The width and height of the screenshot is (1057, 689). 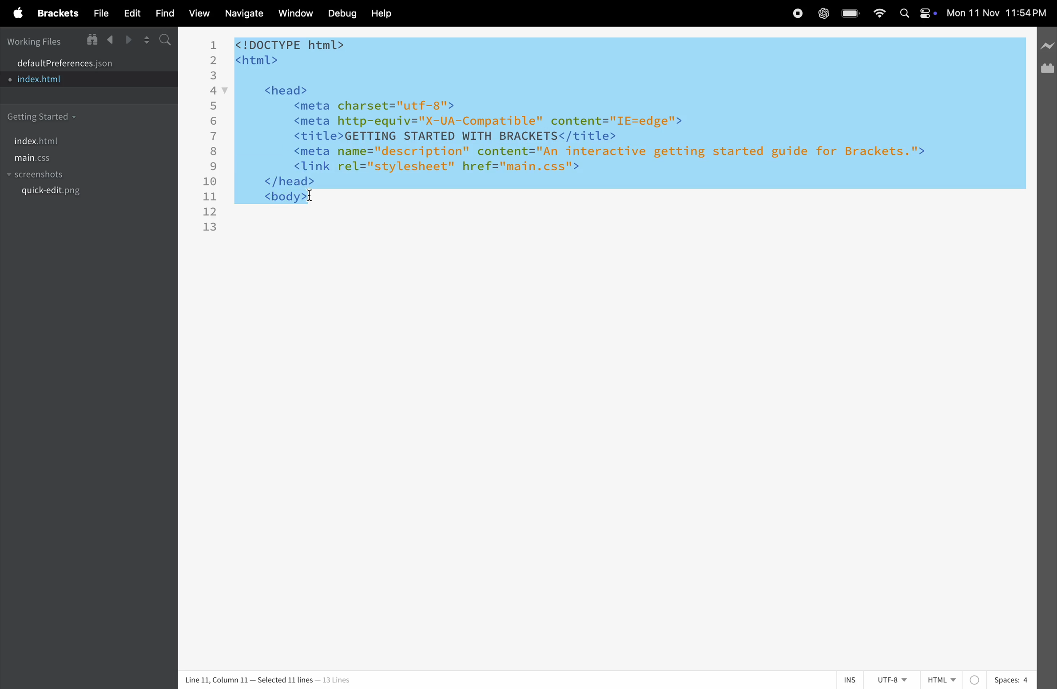 I want to click on working files, so click(x=35, y=41).